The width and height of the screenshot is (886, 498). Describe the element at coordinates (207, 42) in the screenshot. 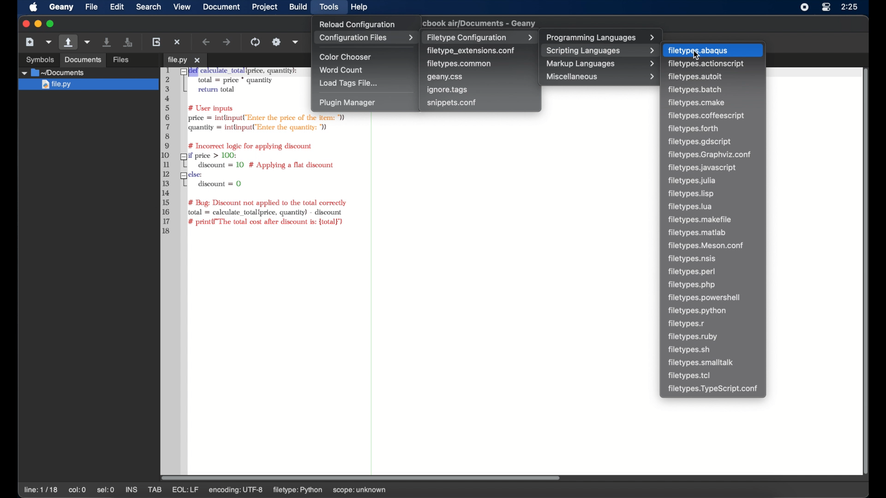

I see `navigate backward a location` at that location.